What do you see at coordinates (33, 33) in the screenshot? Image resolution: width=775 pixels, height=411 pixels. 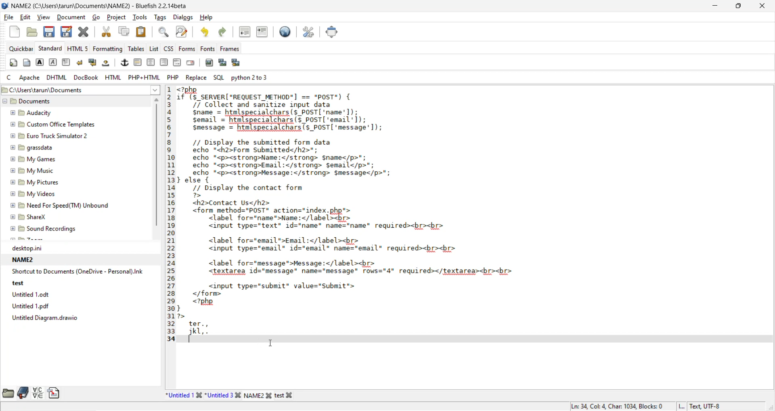 I see `open` at bounding box center [33, 33].